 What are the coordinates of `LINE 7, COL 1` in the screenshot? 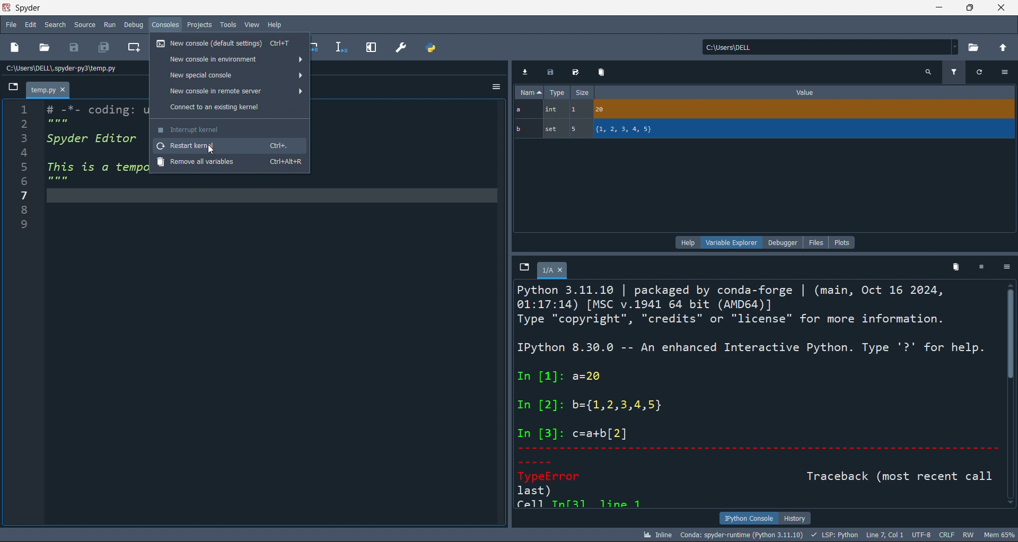 It's located at (887, 534).